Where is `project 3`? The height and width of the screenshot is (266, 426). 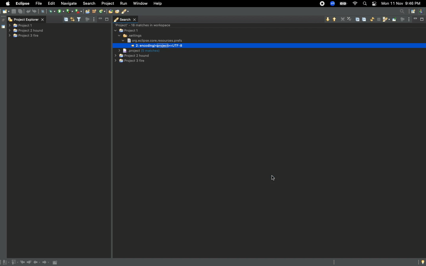
project 3 is located at coordinates (26, 36).